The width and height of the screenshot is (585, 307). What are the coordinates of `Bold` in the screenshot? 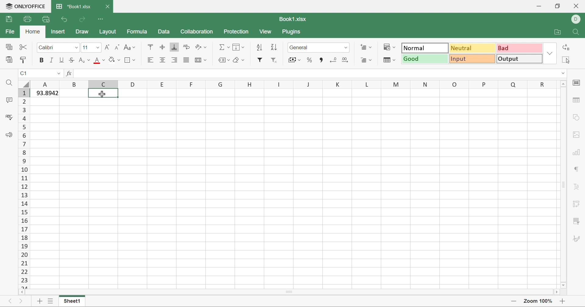 It's located at (42, 60).